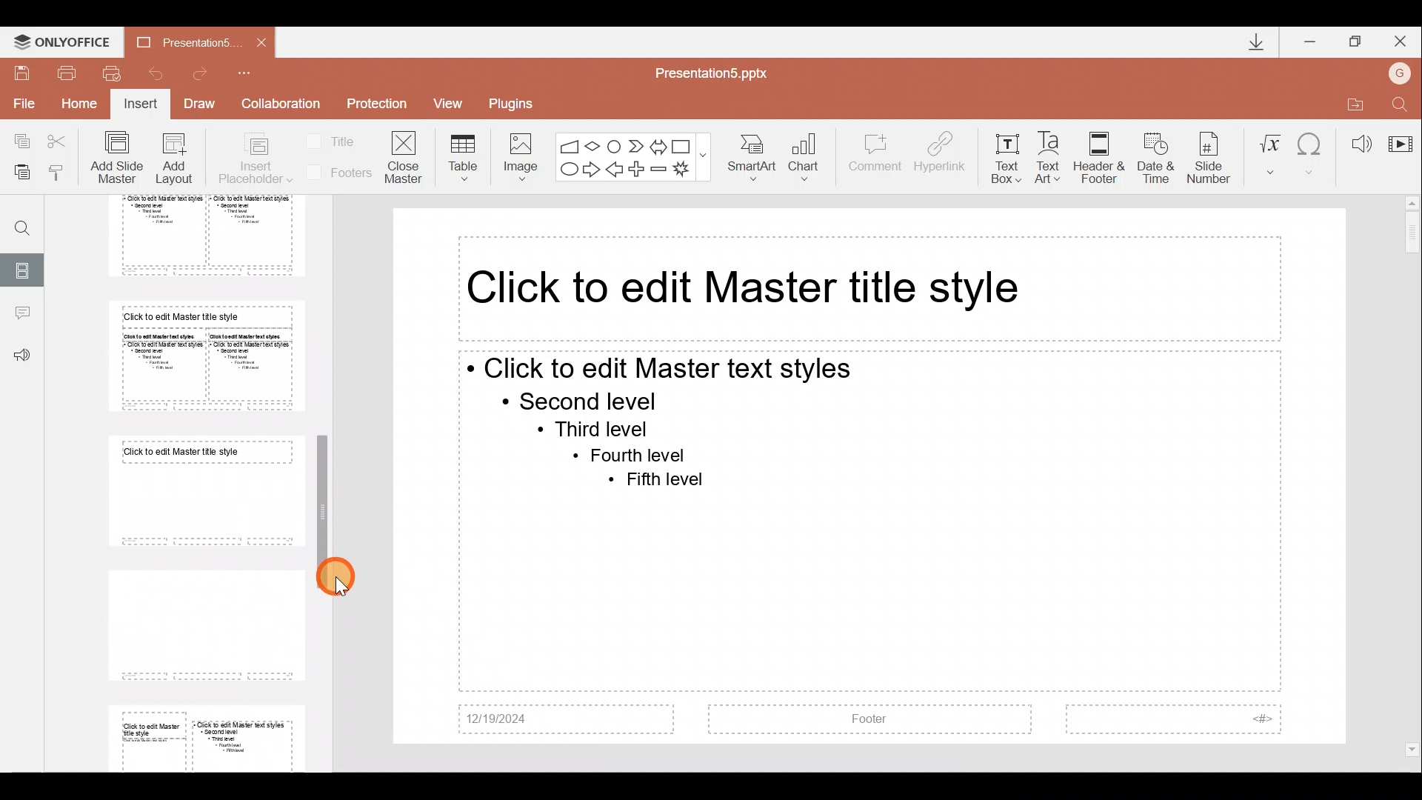  What do you see at coordinates (1212, 155) in the screenshot?
I see `Slide number` at bounding box center [1212, 155].